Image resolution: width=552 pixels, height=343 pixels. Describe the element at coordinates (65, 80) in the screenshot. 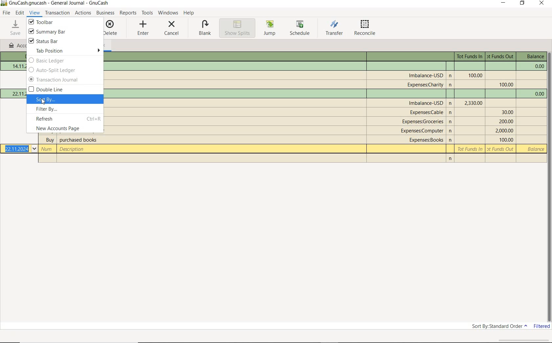

I see `transaction journal` at that location.